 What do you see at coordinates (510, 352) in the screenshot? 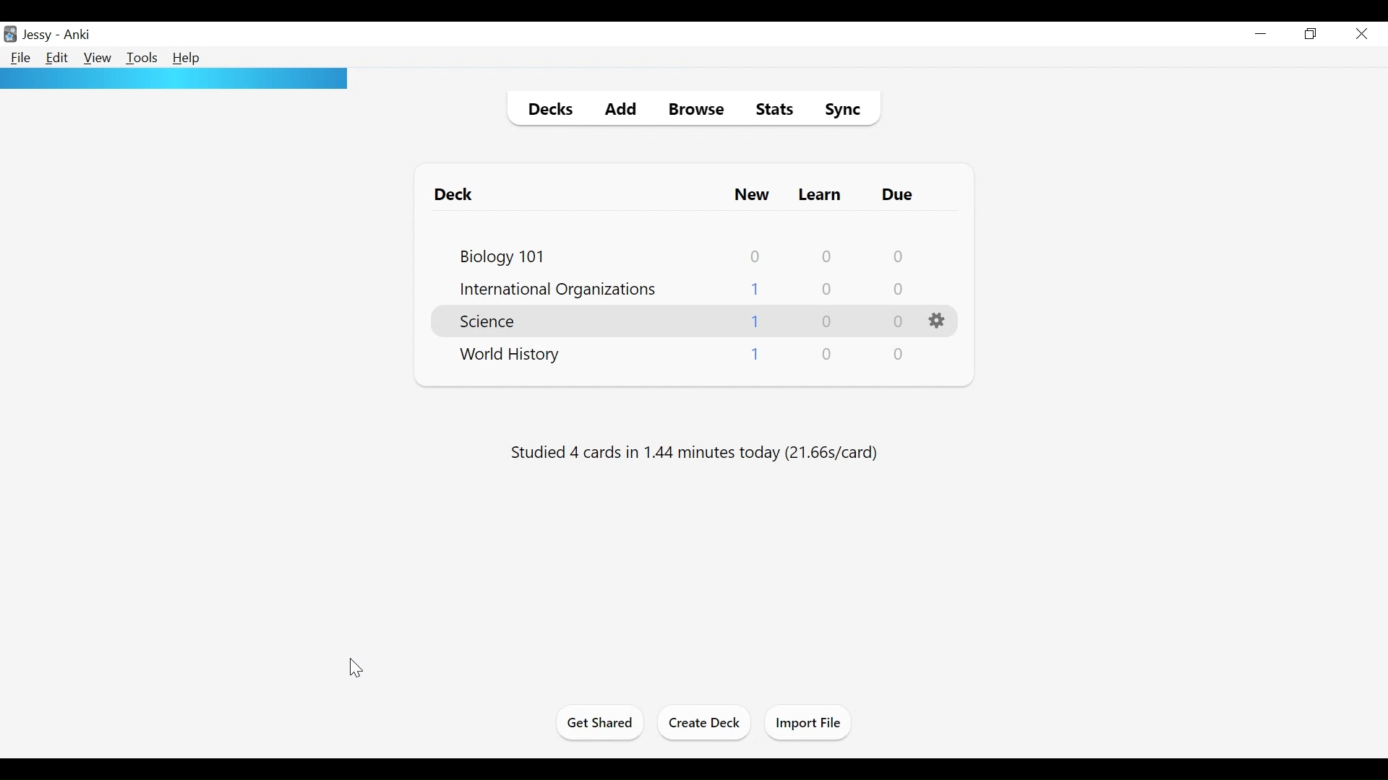
I see `Deck Name` at bounding box center [510, 352].